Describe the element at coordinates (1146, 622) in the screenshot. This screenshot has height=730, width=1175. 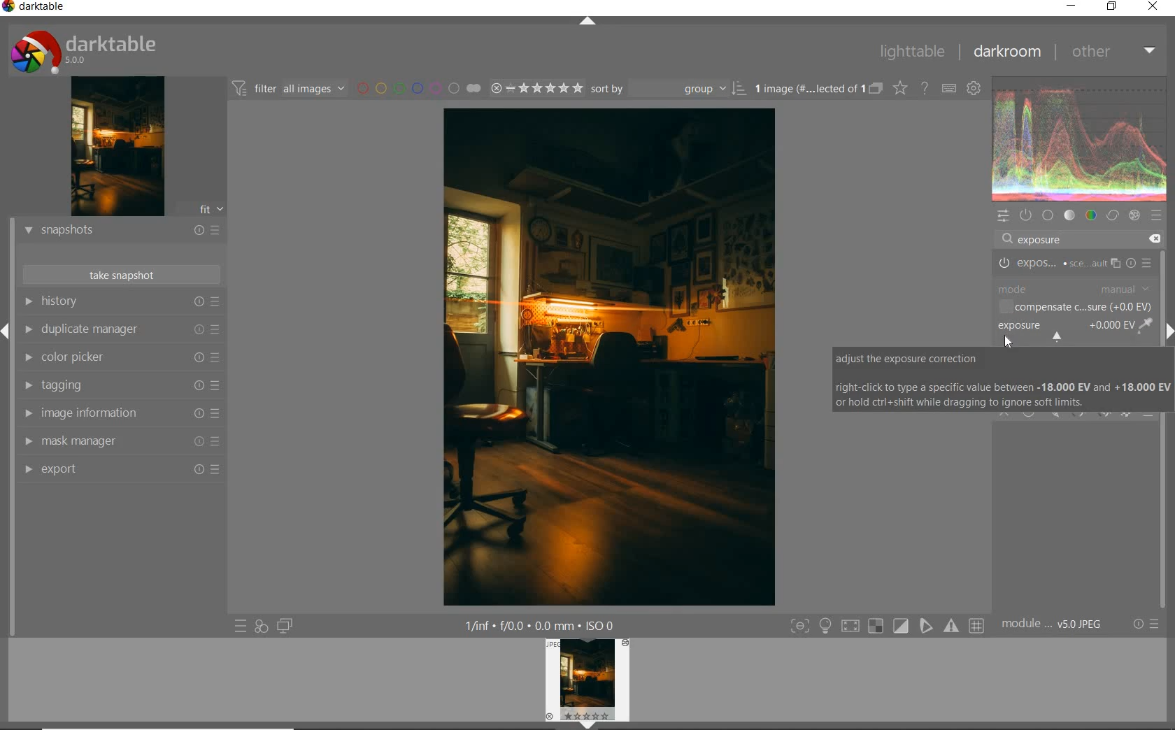
I see `reset or presets & preferences` at that location.